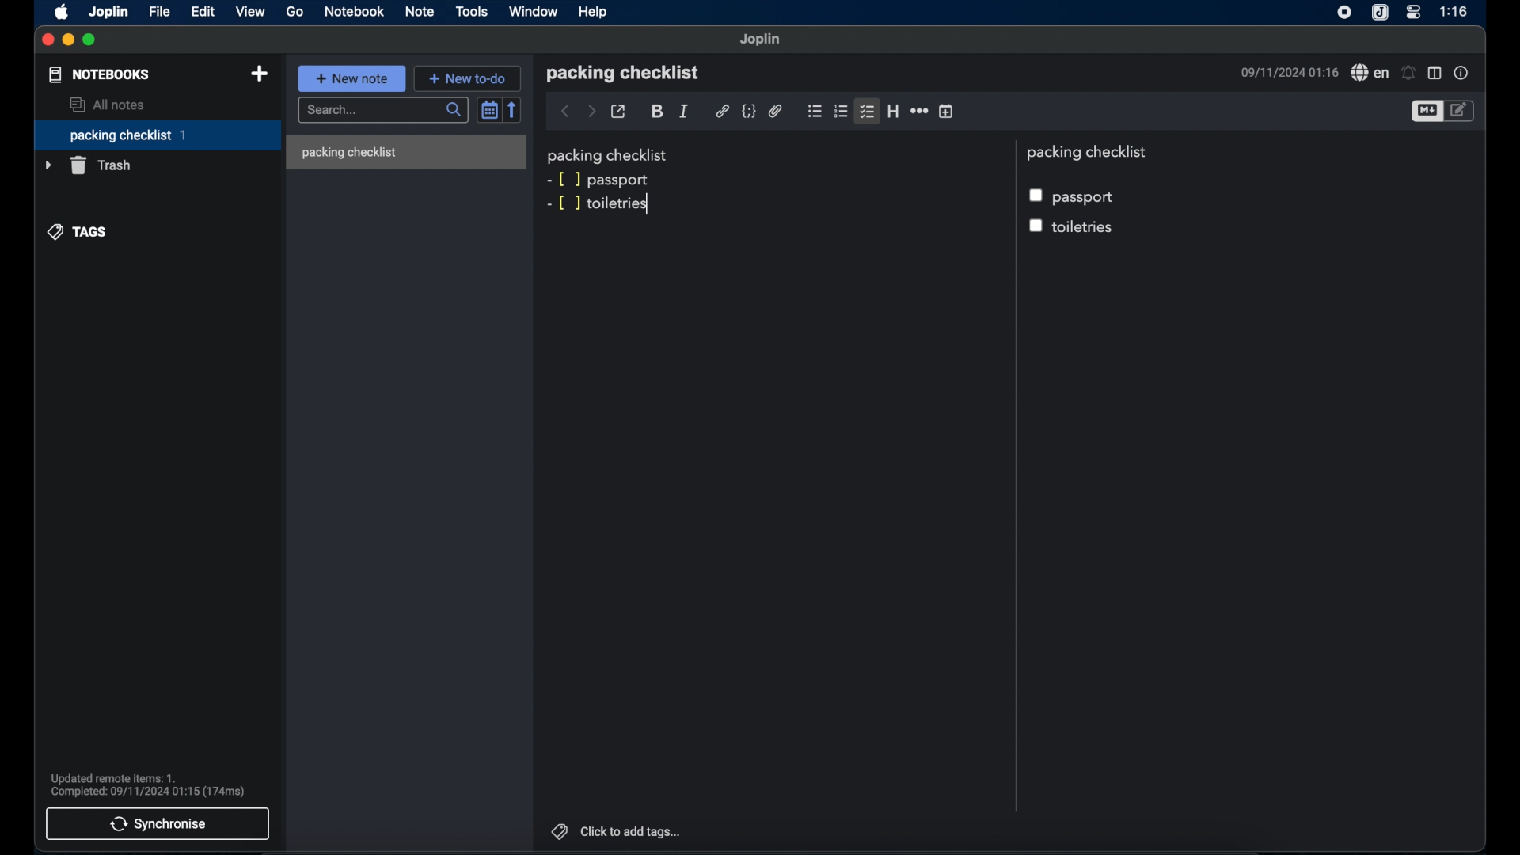 The width and height of the screenshot is (1520, 855). I want to click on back, so click(565, 112).